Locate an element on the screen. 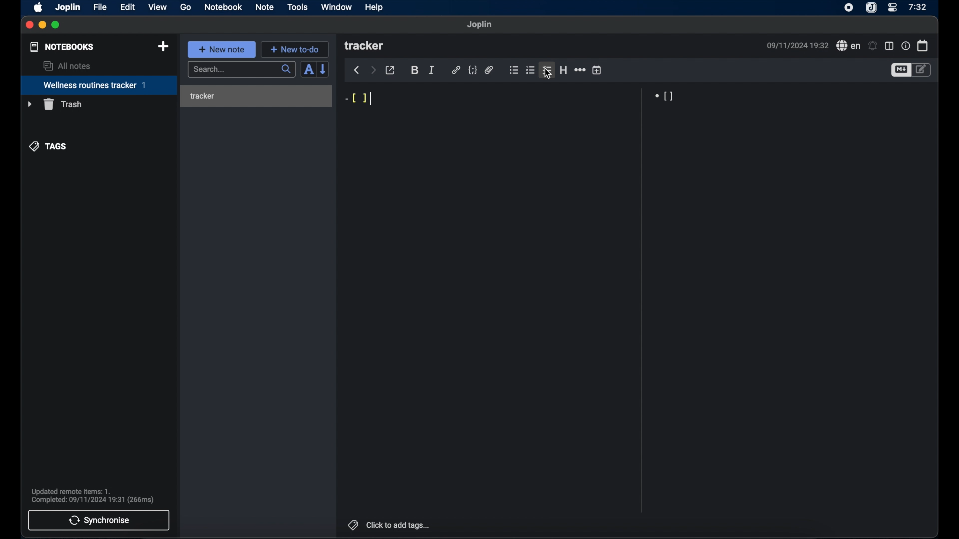 This screenshot has height=539, width=959. attach file is located at coordinates (489, 71).